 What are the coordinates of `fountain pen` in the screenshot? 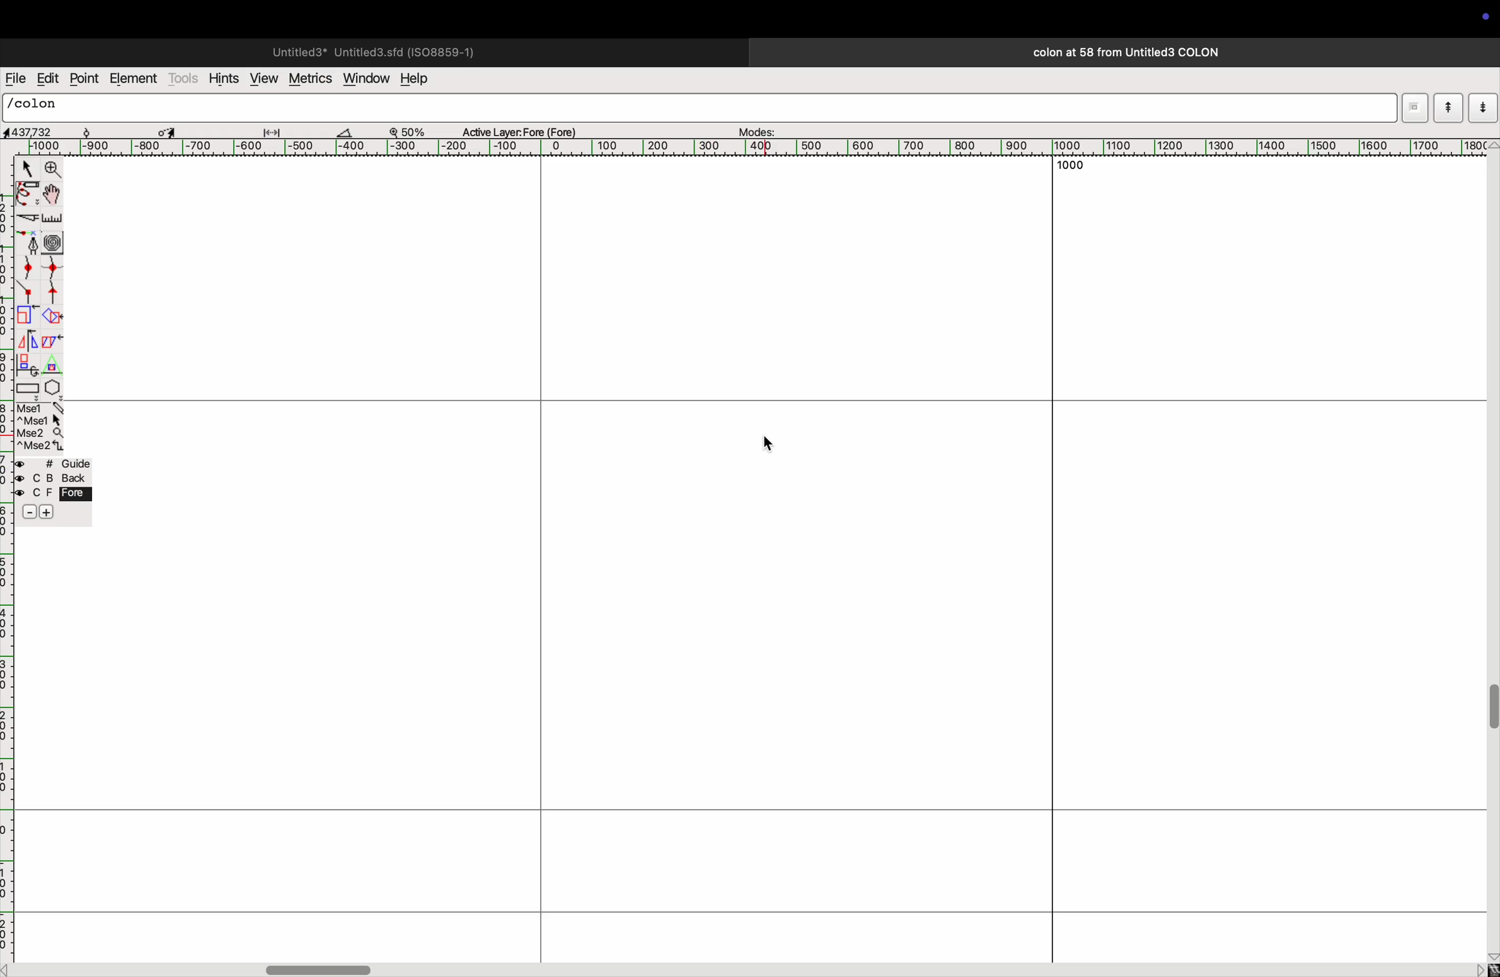 It's located at (28, 242).